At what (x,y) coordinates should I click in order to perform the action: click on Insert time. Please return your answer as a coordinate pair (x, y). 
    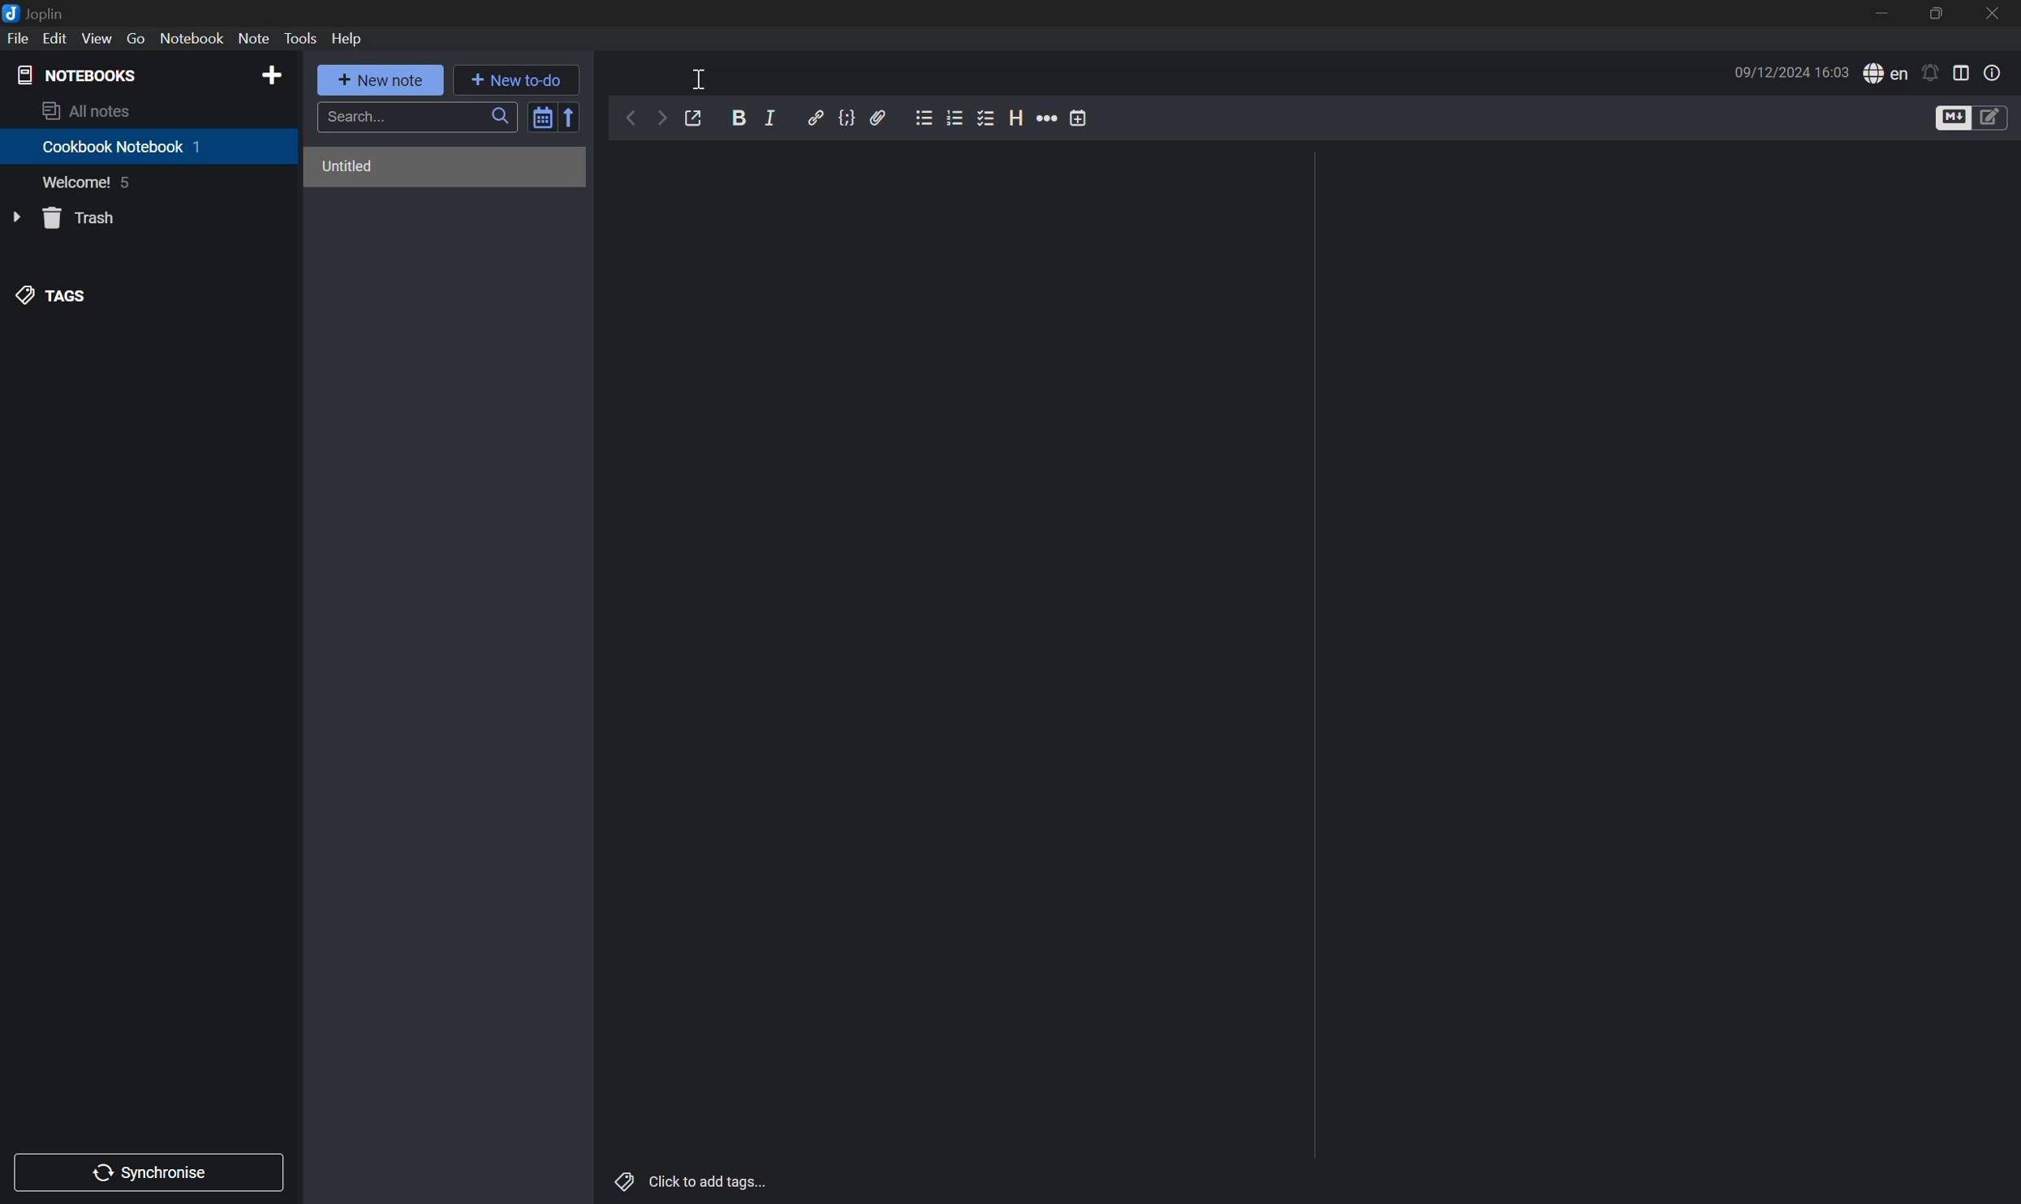
    Looking at the image, I should click on (1078, 117).